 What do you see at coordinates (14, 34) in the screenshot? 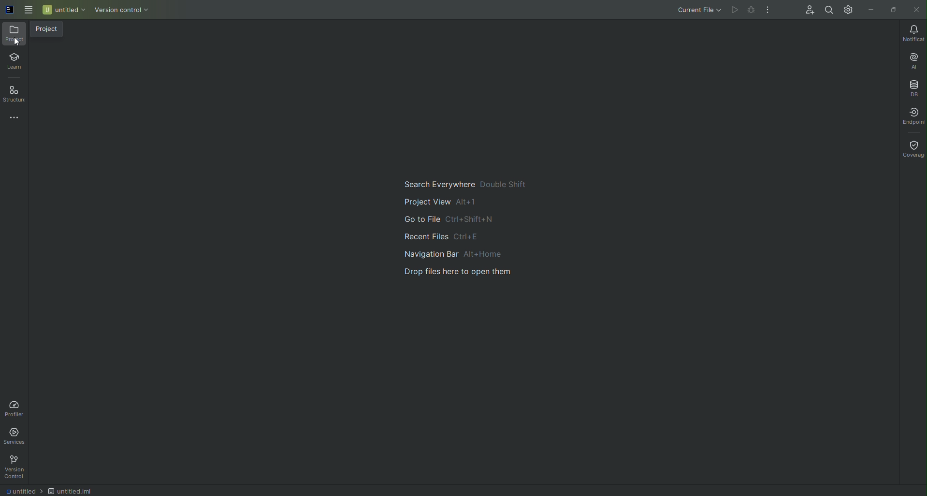
I see `Project` at bounding box center [14, 34].